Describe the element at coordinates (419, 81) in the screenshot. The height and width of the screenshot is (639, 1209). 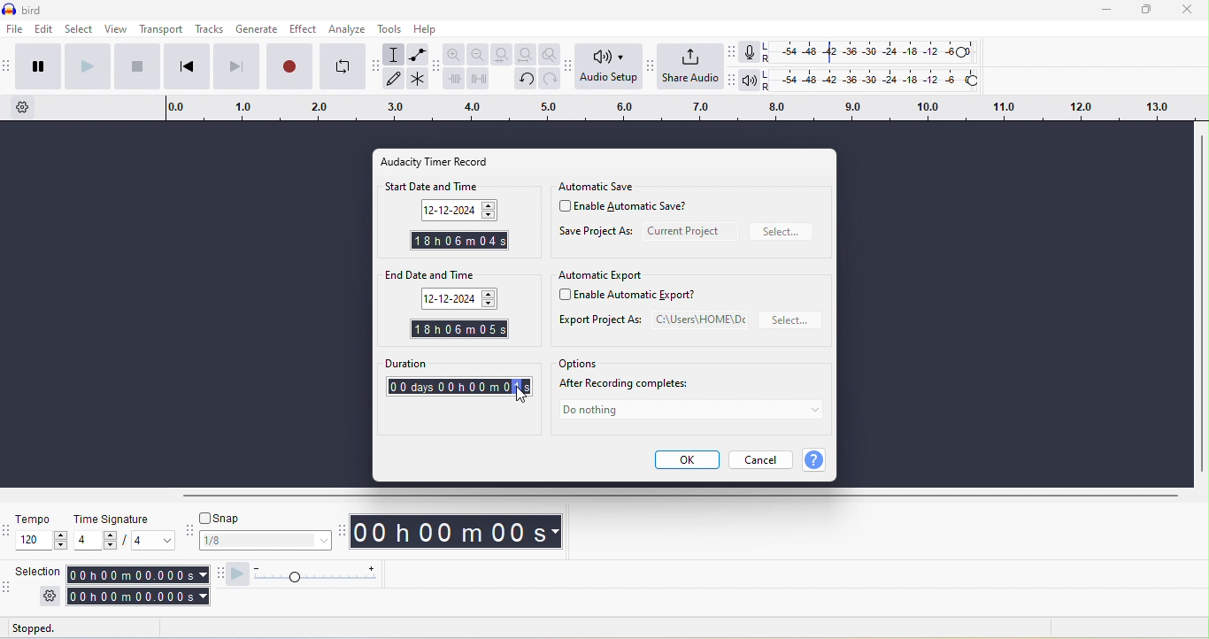
I see `multi tool` at that location.